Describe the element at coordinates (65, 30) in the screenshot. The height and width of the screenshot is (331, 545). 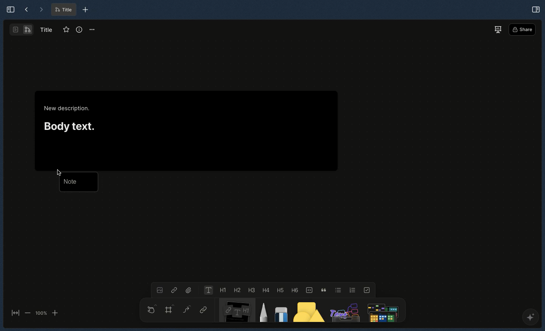
I see `Favorite` at that location.